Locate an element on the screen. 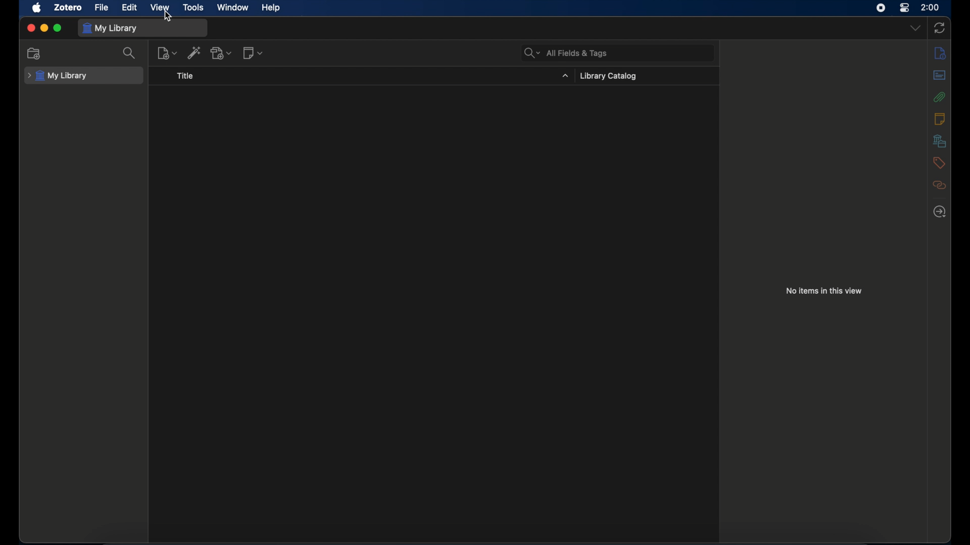  file is located at coordinates (102, 8).